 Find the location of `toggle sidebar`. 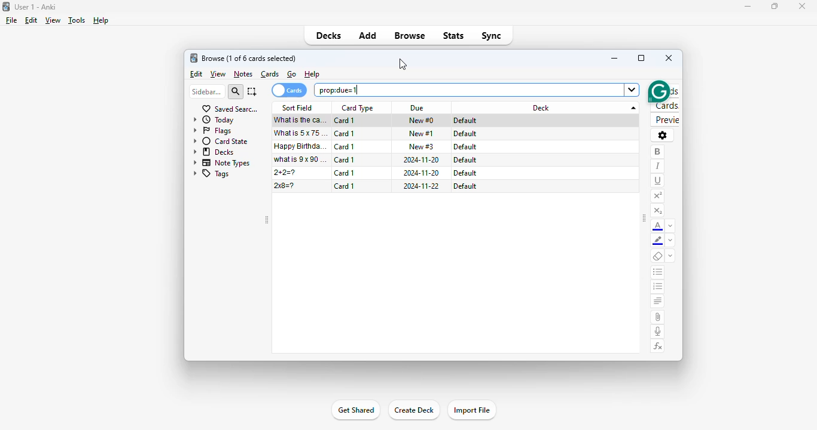

toggle sidebar is located at coordinates (644, 218).